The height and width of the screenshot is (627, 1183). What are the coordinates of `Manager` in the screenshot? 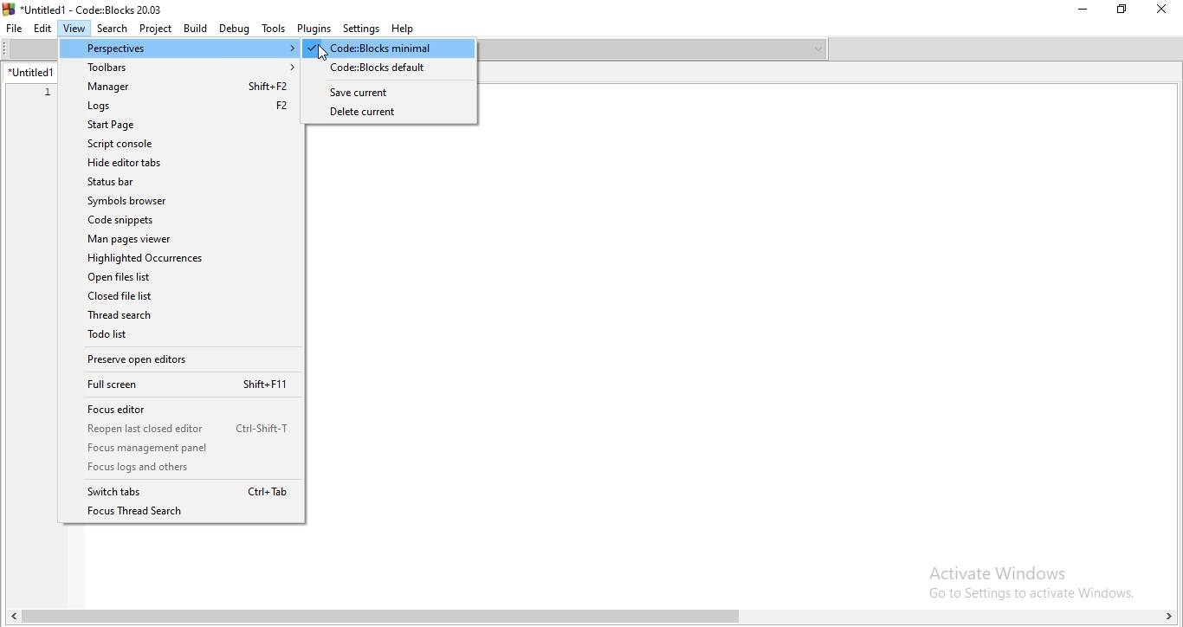 It's located at (181, 87).